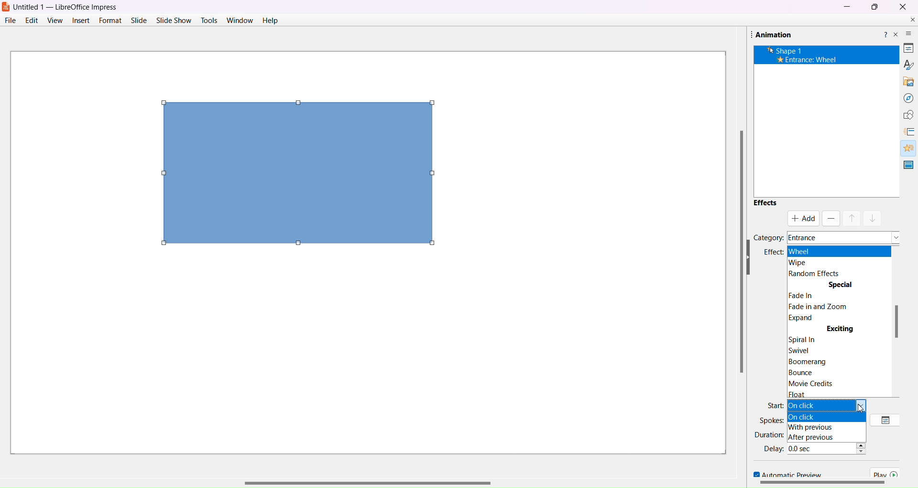 Image resolution: width=918 pixels, height=488 pixels. What do you see at coordinates (887, 473) in the screenshot?
I see `Play` at bounding box center [887, 473].